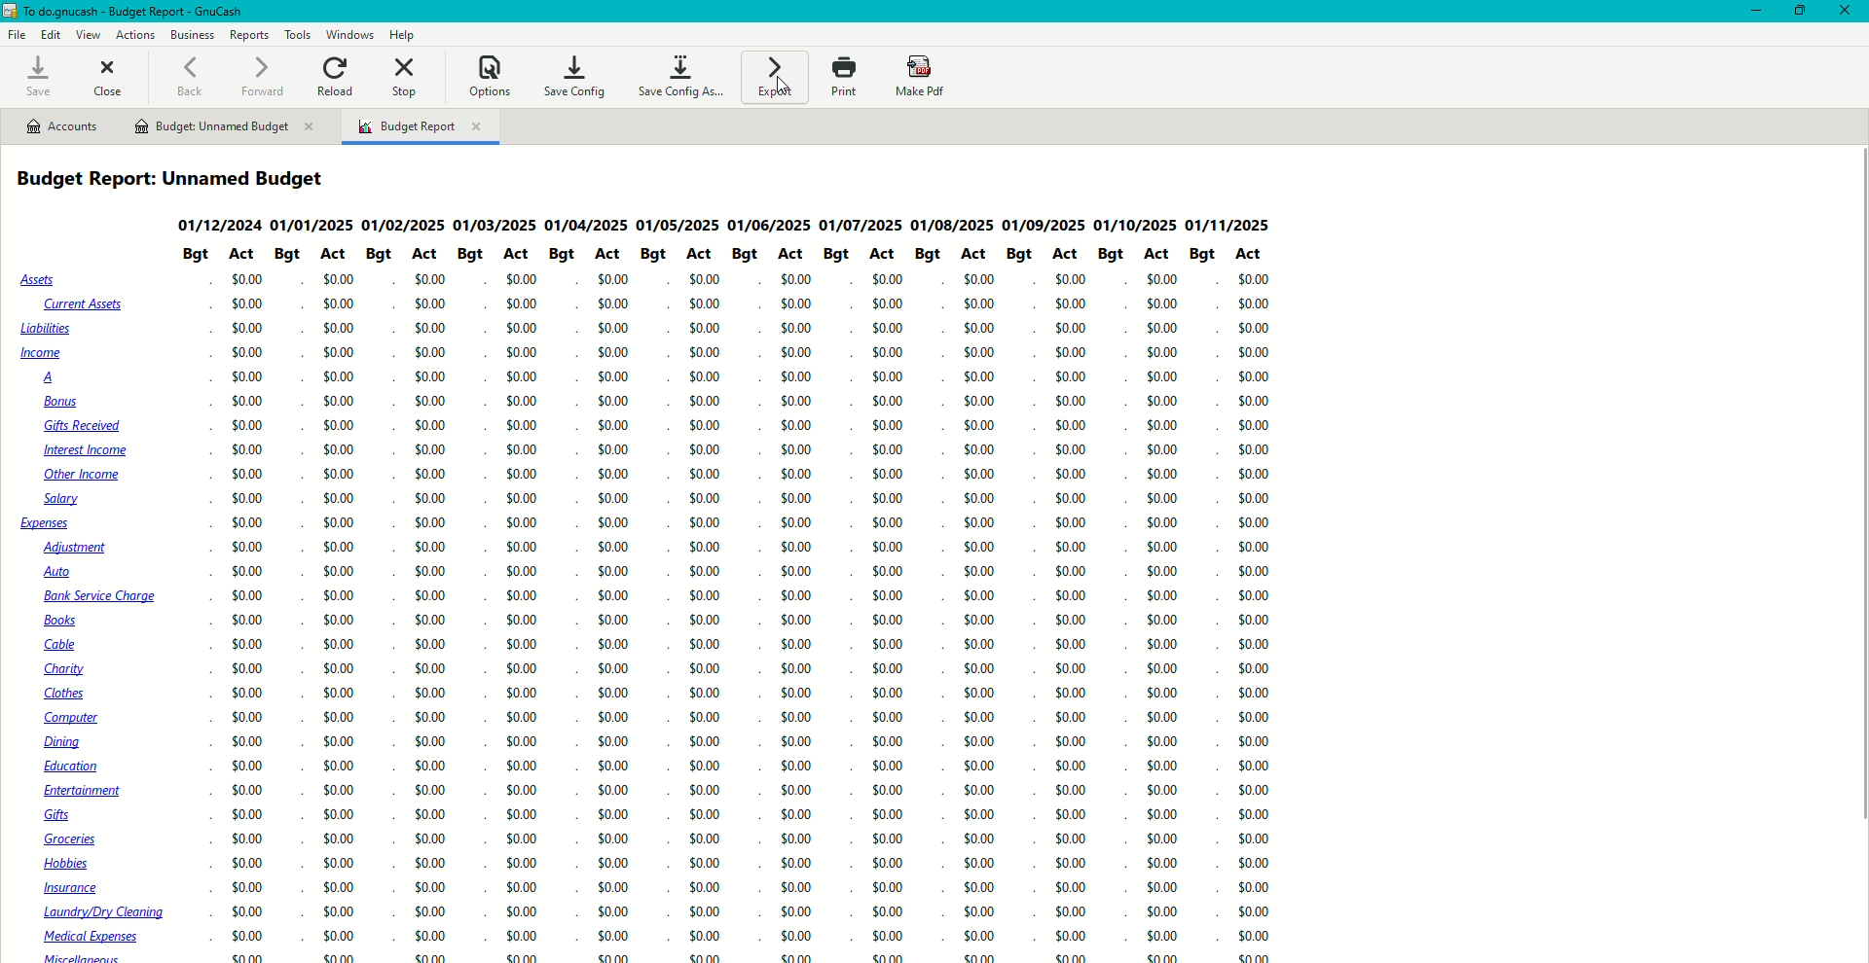  What do you see at coordinates (729, 256) in the screenshot?
I see `Parameters` at bounding box center [729, 256].